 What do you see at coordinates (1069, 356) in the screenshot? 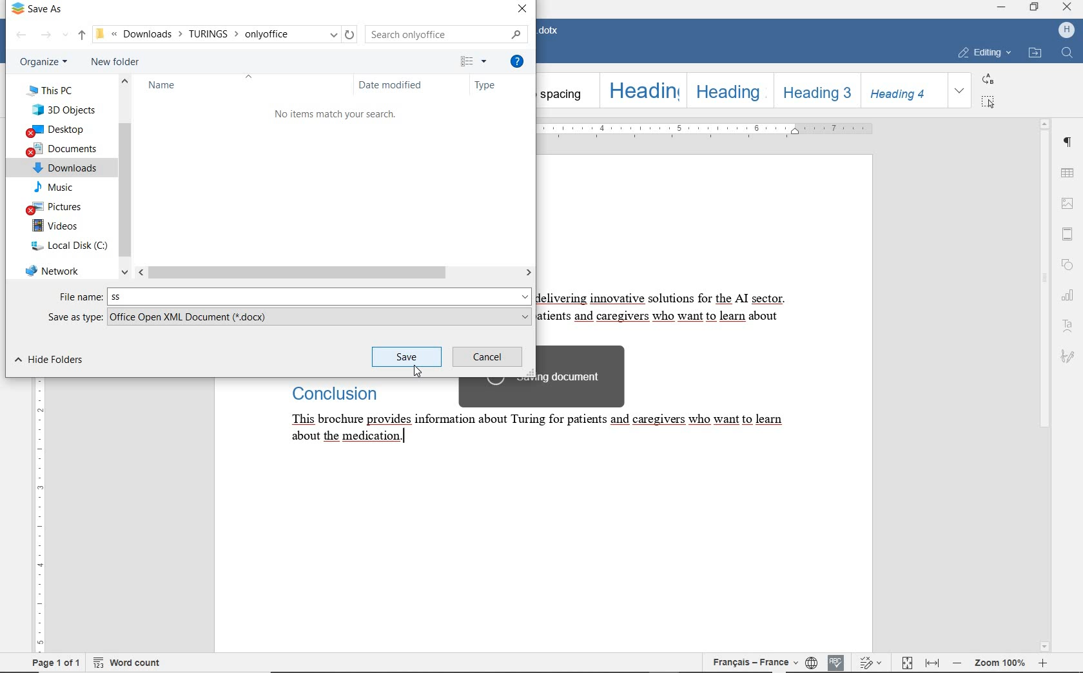
I see `SIGNATURE` at bounding box center [1069, 356].